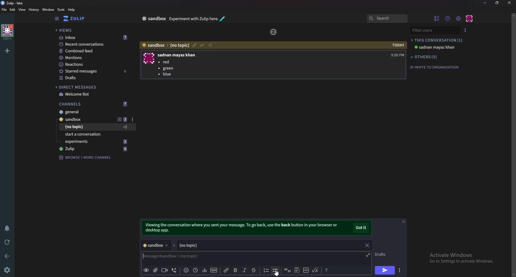 The height and width of the screenshot is (277, 516). What do you see at coordinates (93, 94) in the screenshot?
I see `welcome bot` at bounding box center [93, 94].